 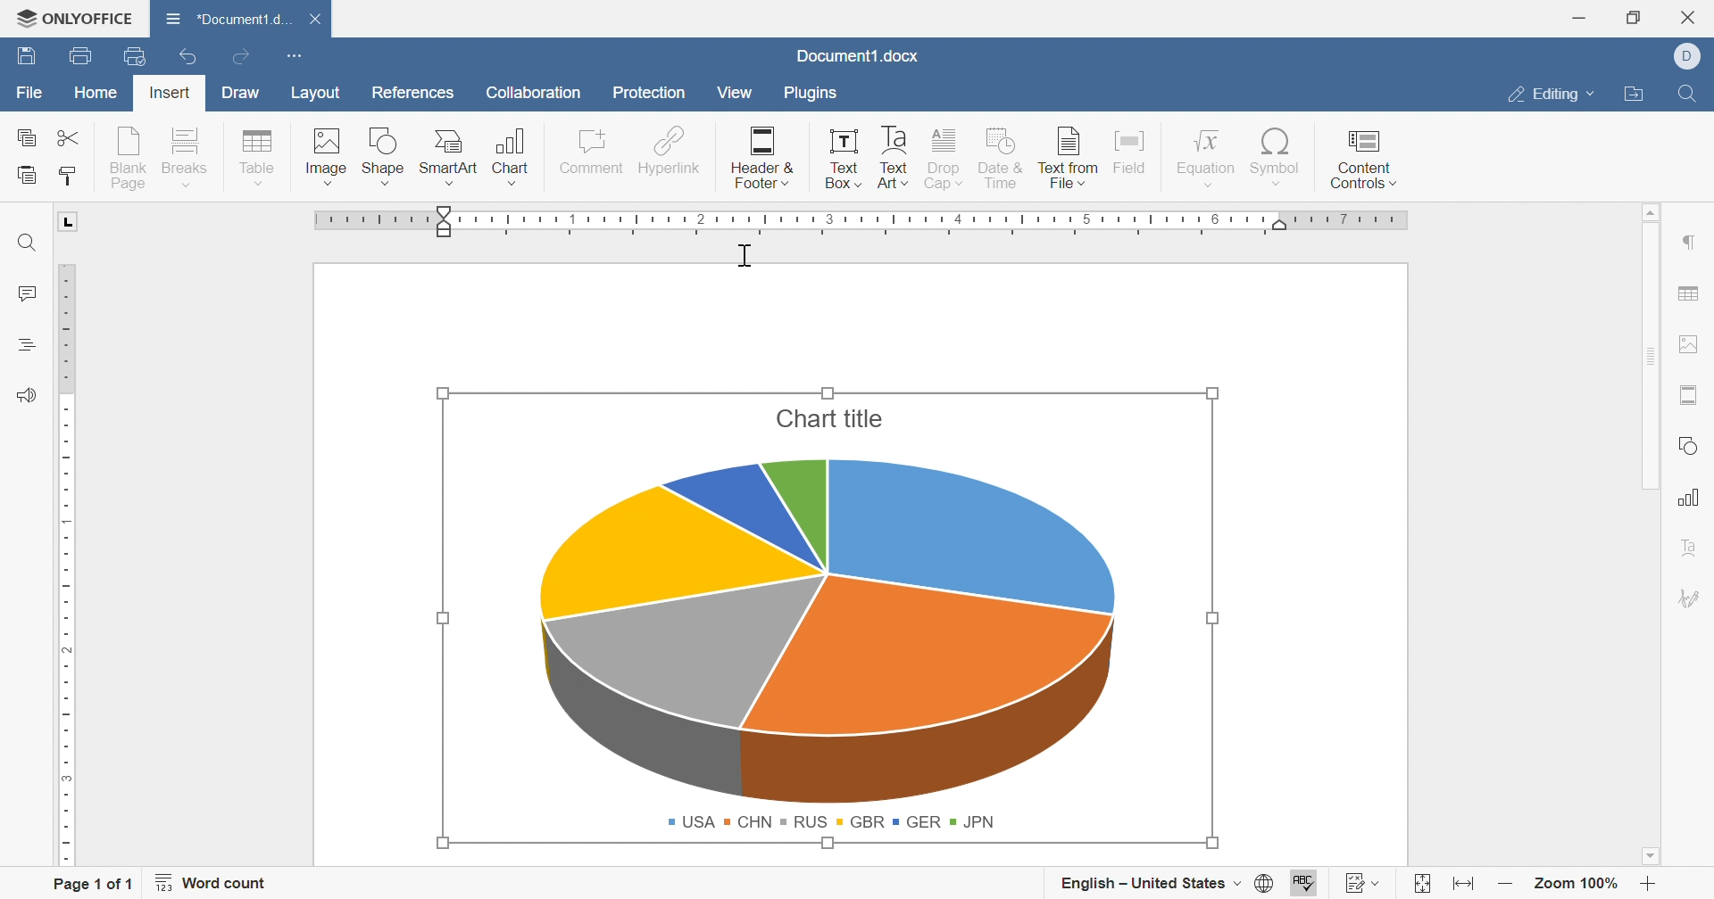 What do you see at coordinates (129, 154) in the screenshot?
I see `Blank Page` at bounding box center [129, 154].